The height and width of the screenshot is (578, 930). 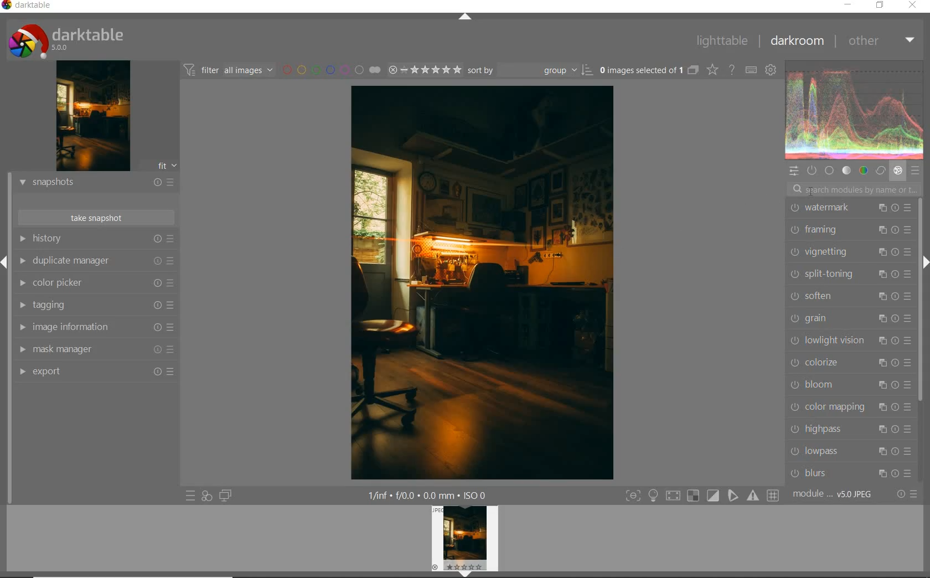 I want to click on vignetting, so click(x=850, y=252).